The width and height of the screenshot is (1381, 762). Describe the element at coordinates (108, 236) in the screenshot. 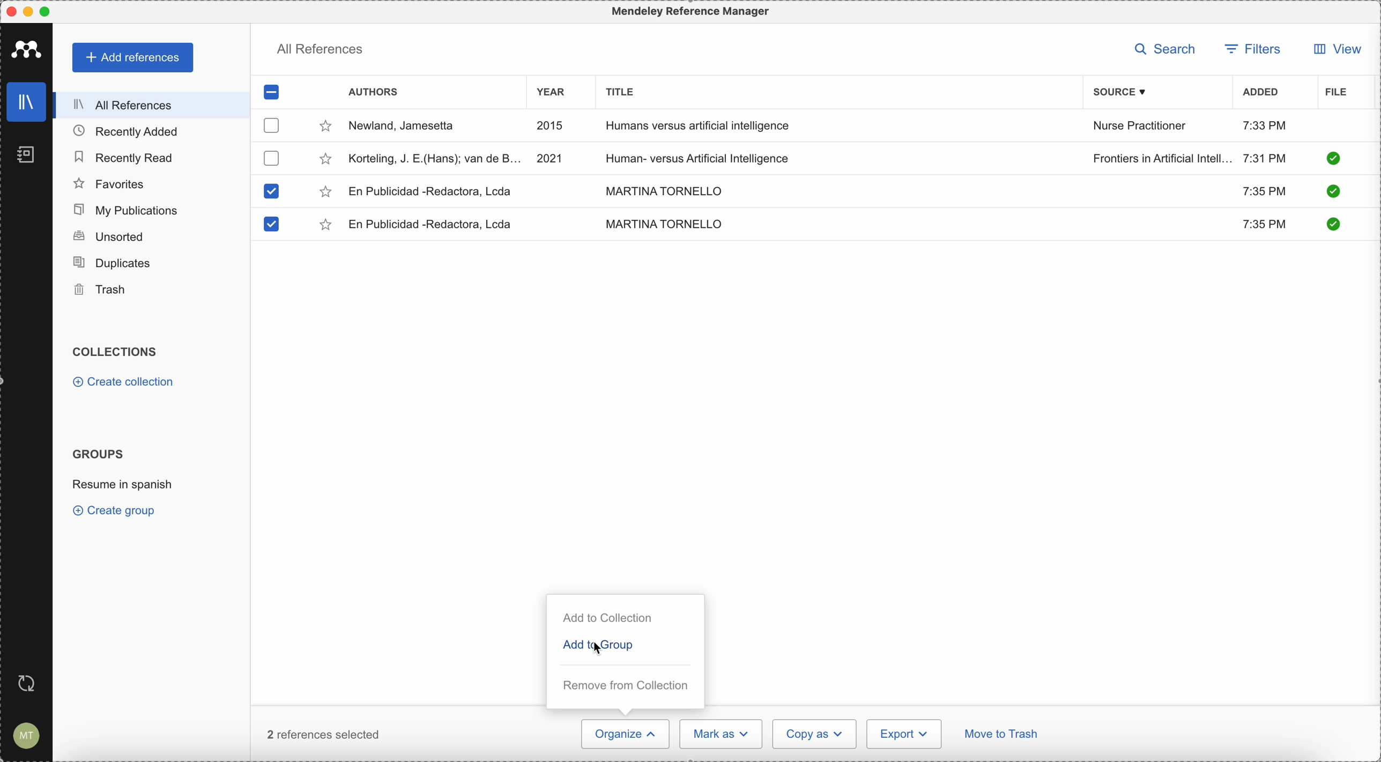

I see `unsorted` at that location.